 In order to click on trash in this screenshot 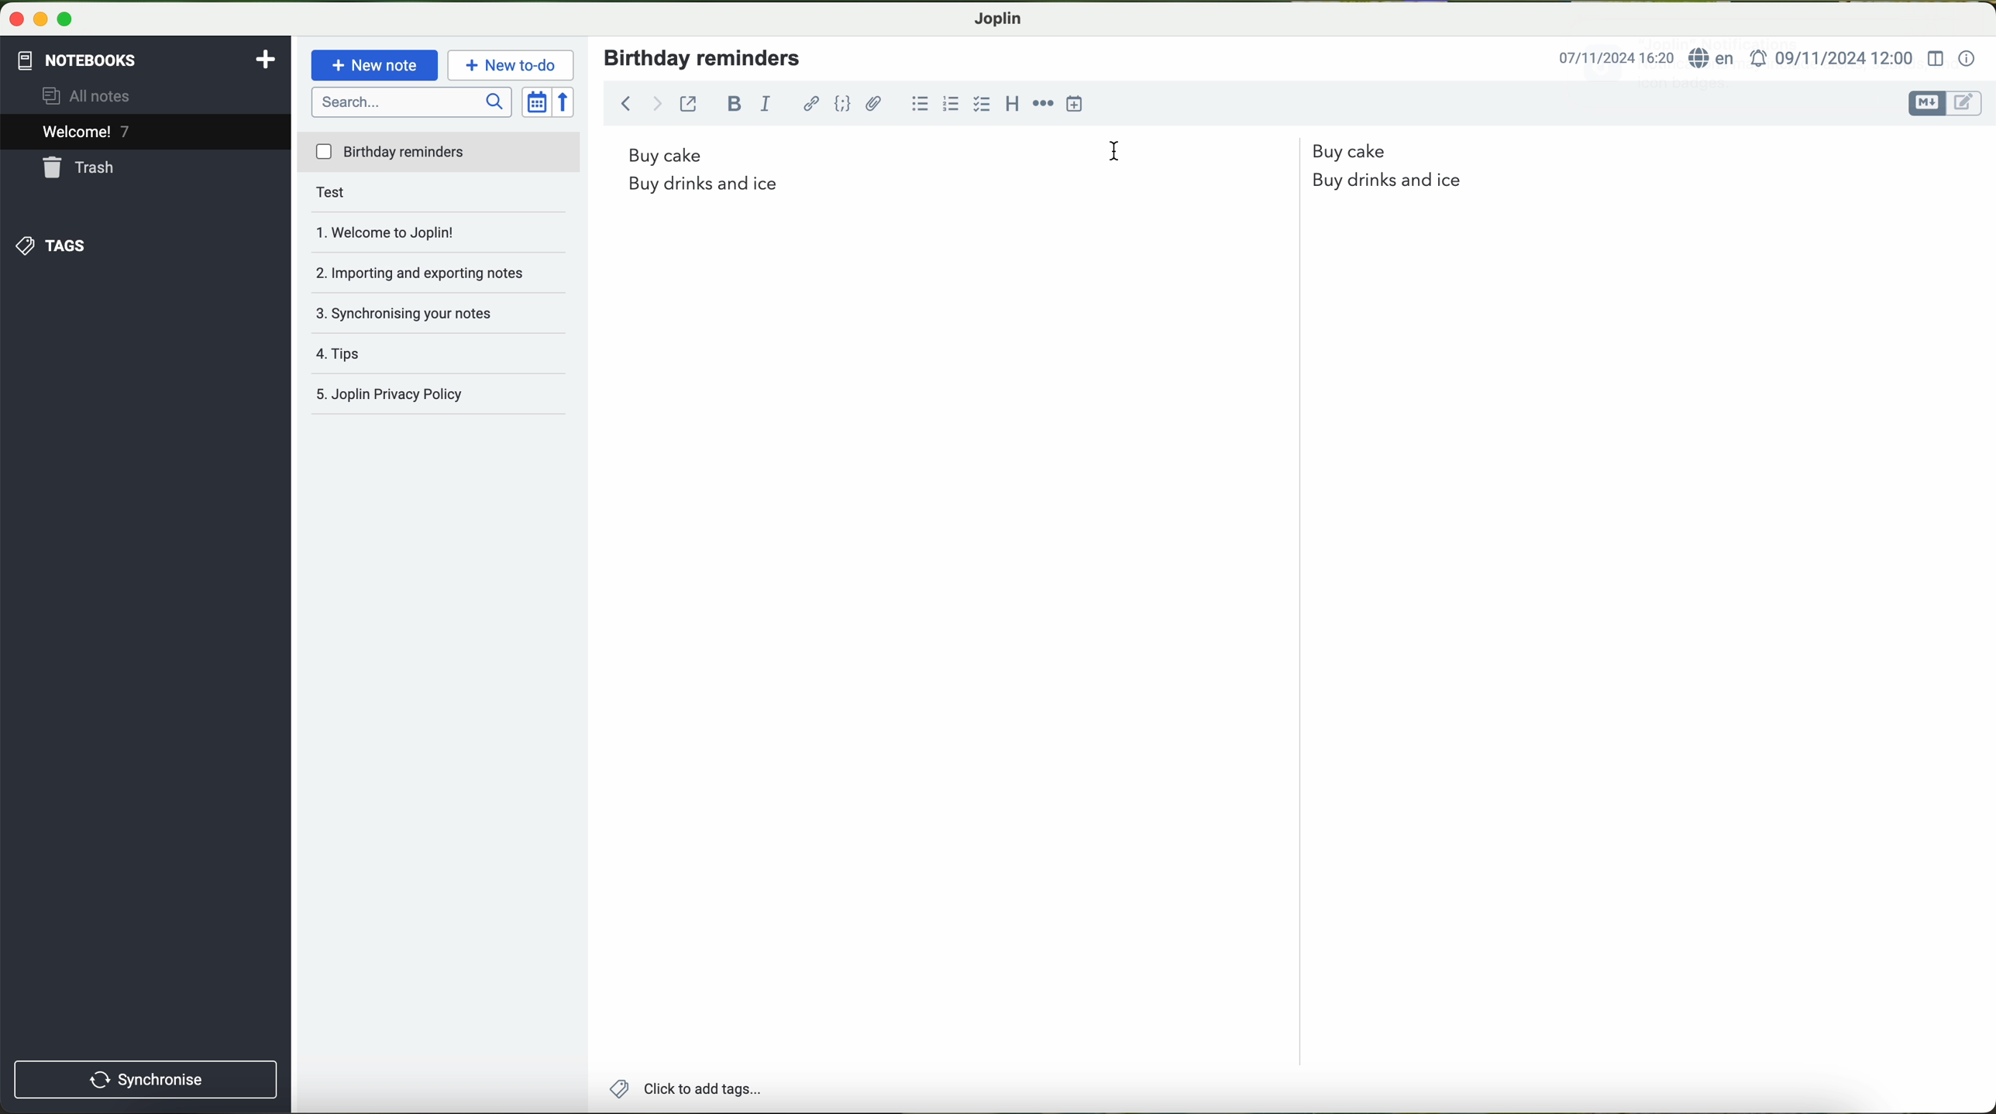, I will do `click(84, 169)`.